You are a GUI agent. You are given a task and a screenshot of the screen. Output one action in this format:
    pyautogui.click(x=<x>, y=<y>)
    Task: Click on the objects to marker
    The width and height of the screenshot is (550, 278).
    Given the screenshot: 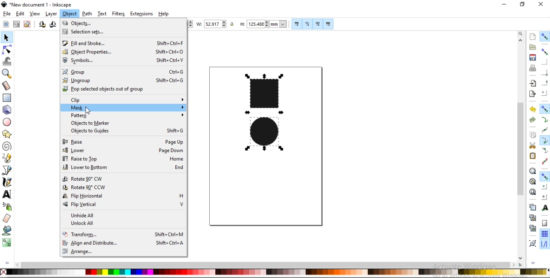 What is the action you would take?
    pyautogui.click(x=124, y=124)
    